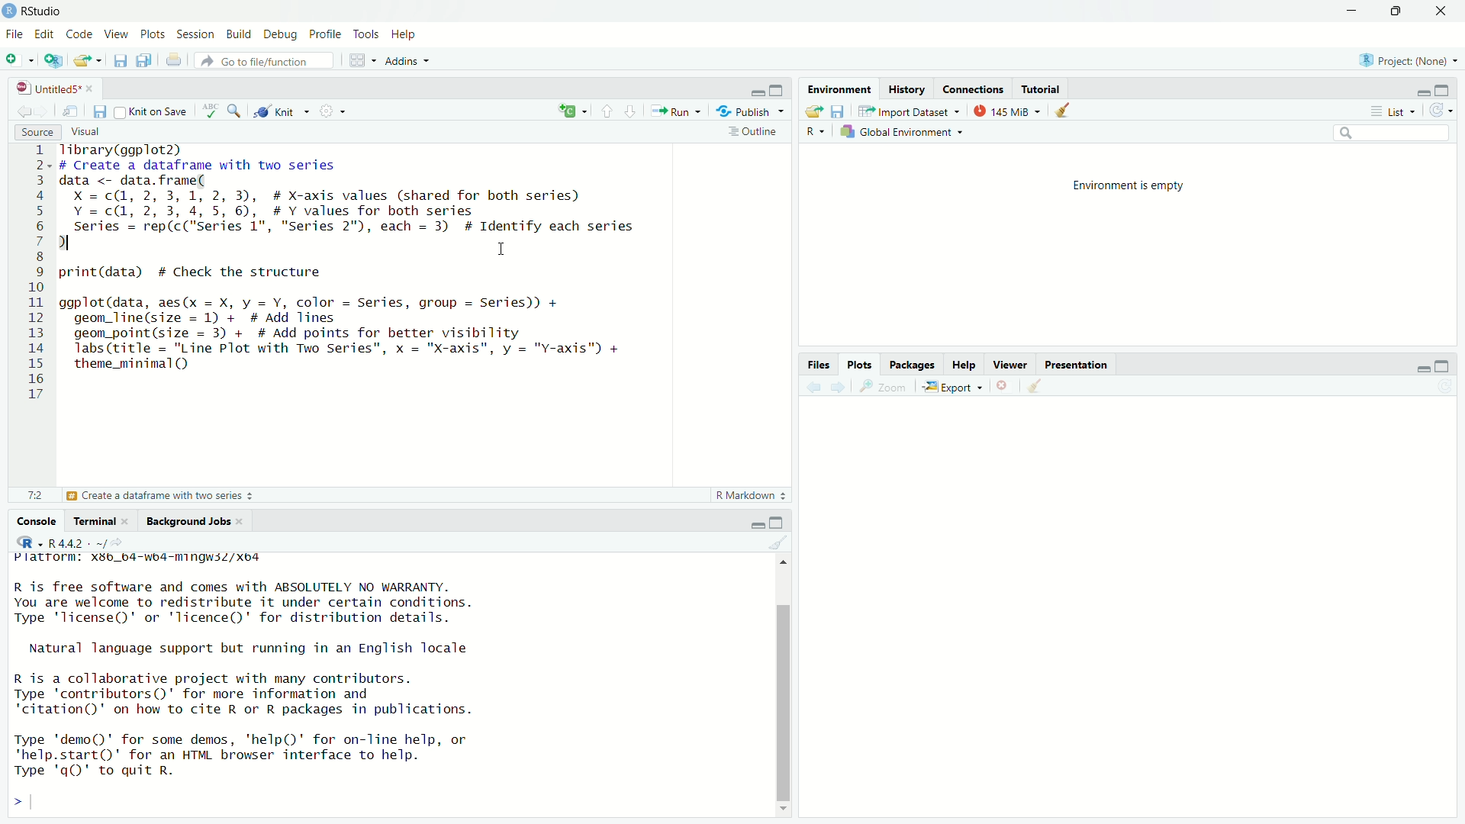 The height and width of the screenshot is (824, 1465). Describe the element at coordinates (1035, 386) in the screenshot. I see `Go back to the previous source selection` at that location.